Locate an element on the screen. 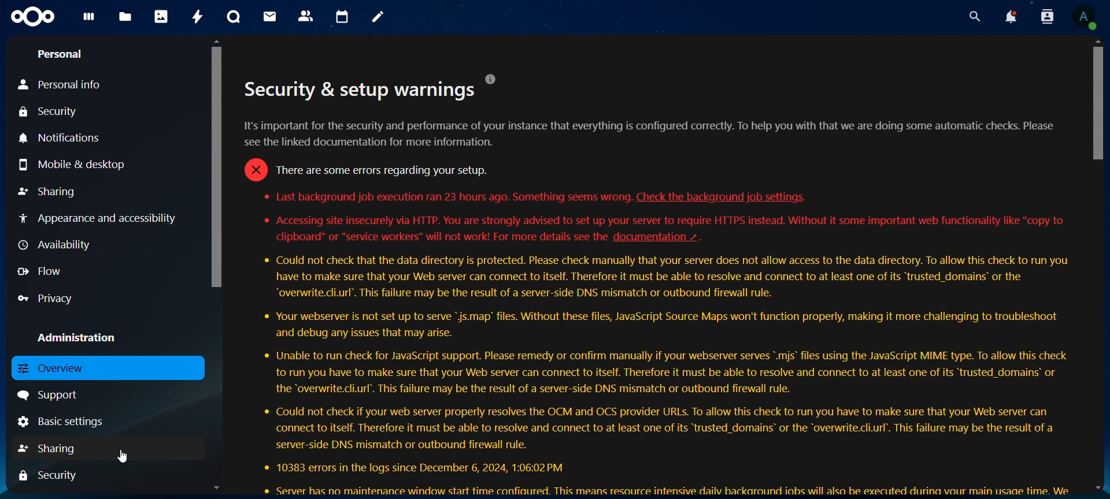 The width and height of the screenshot is (1110, 499). search contacts is located at coordinates (1046, 18).